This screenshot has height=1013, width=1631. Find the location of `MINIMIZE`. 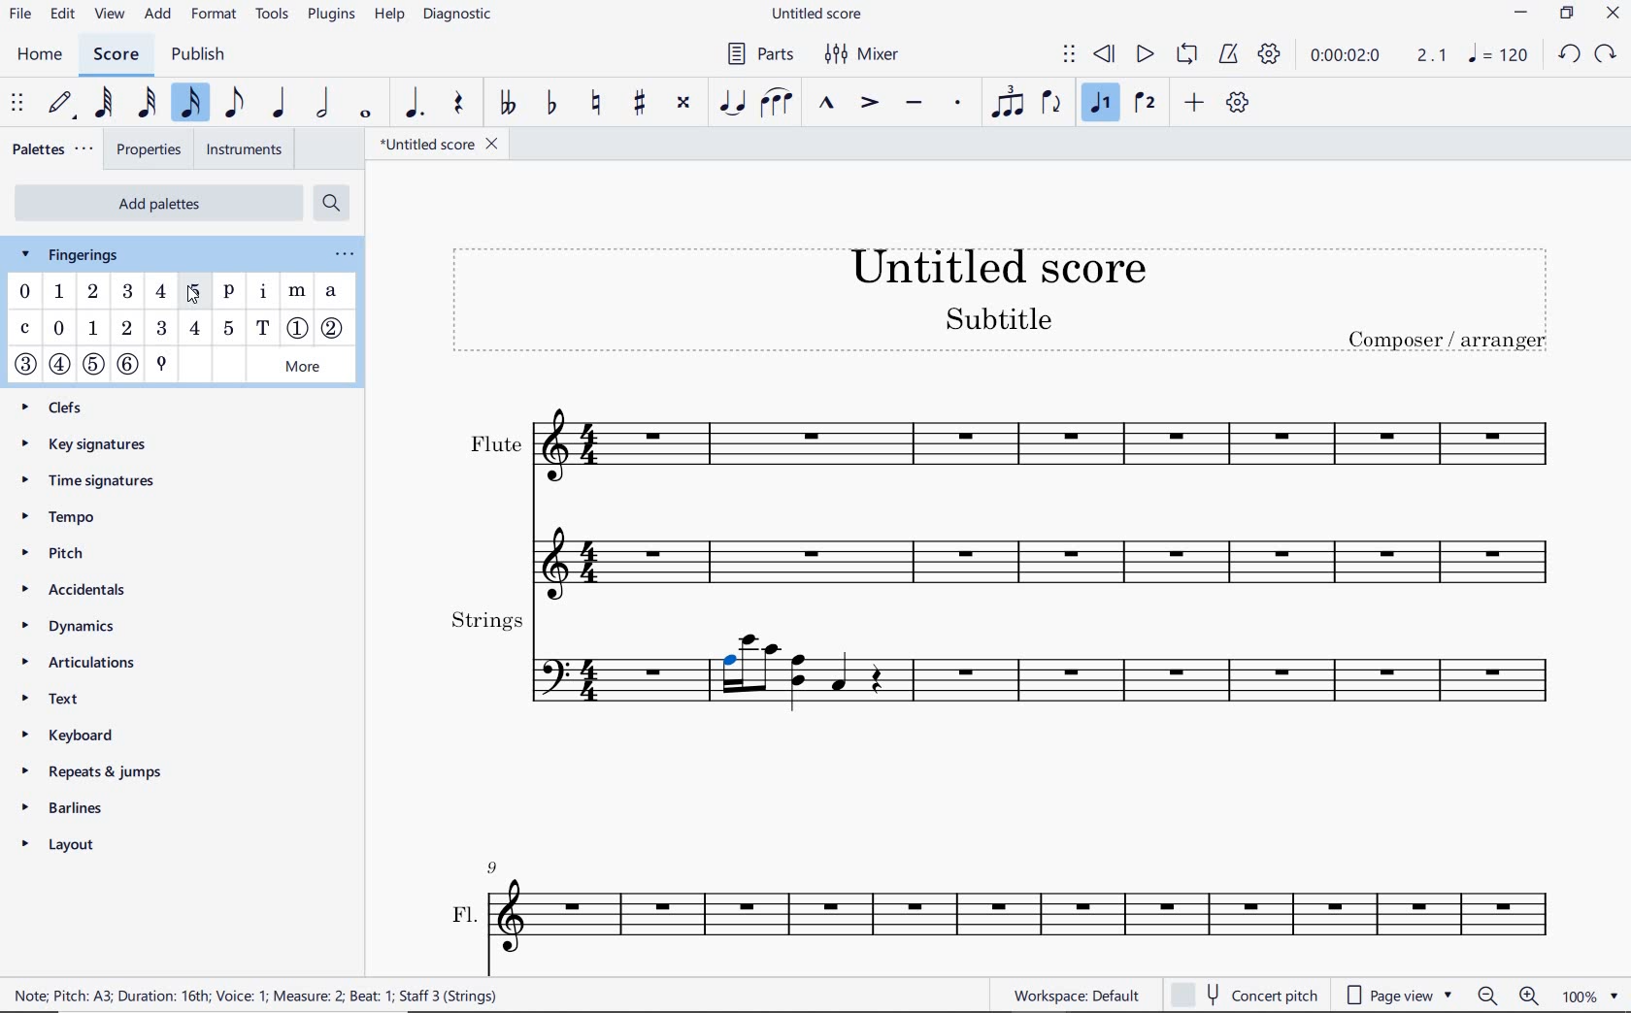

MINIMIZE is located at coordinates (1519, 15).